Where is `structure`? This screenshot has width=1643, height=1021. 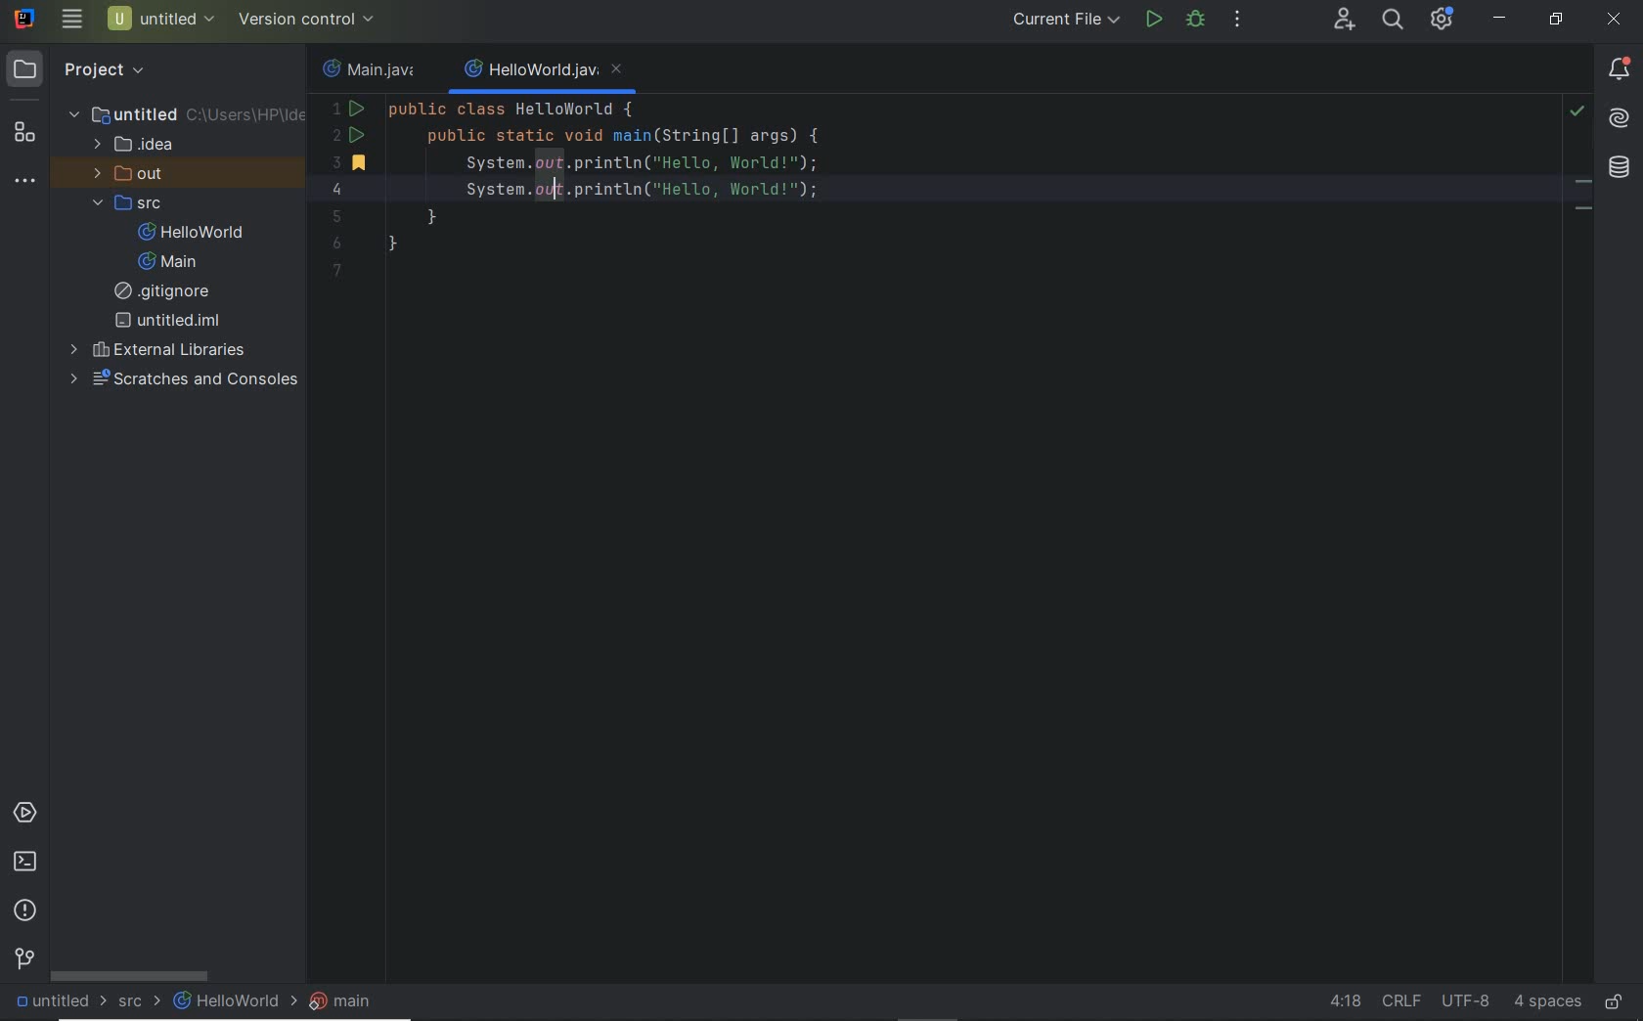 structure is located at coordinates (24, 133).